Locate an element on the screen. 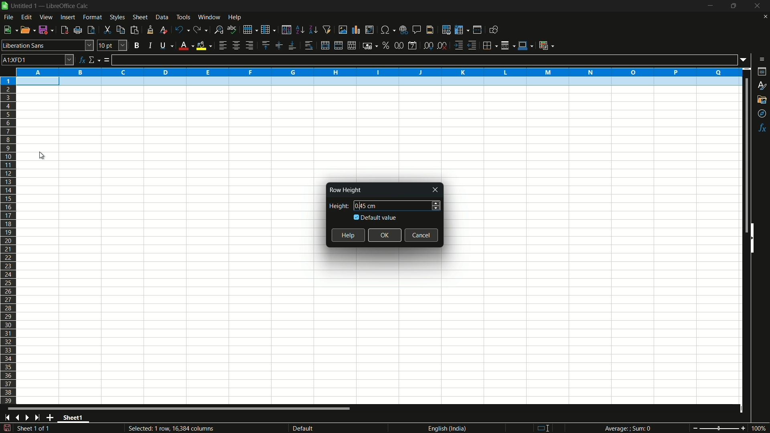  insert comment is located at coordinates (417, 30).